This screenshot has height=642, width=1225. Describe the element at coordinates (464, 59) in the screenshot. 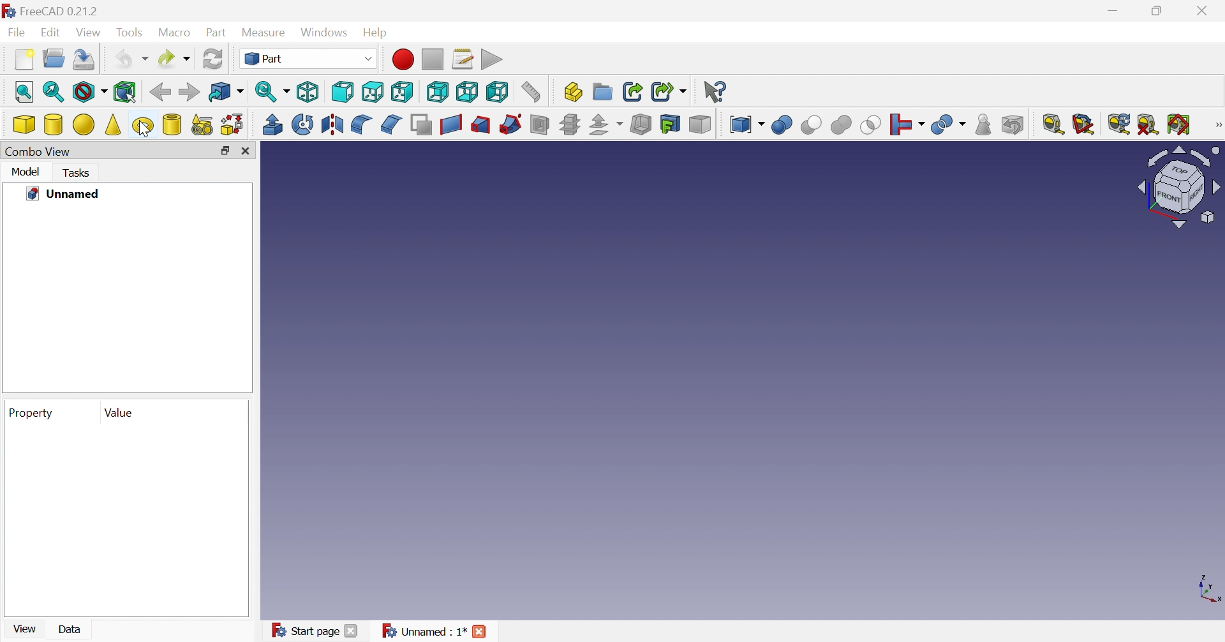

I see `Macros` at that location.